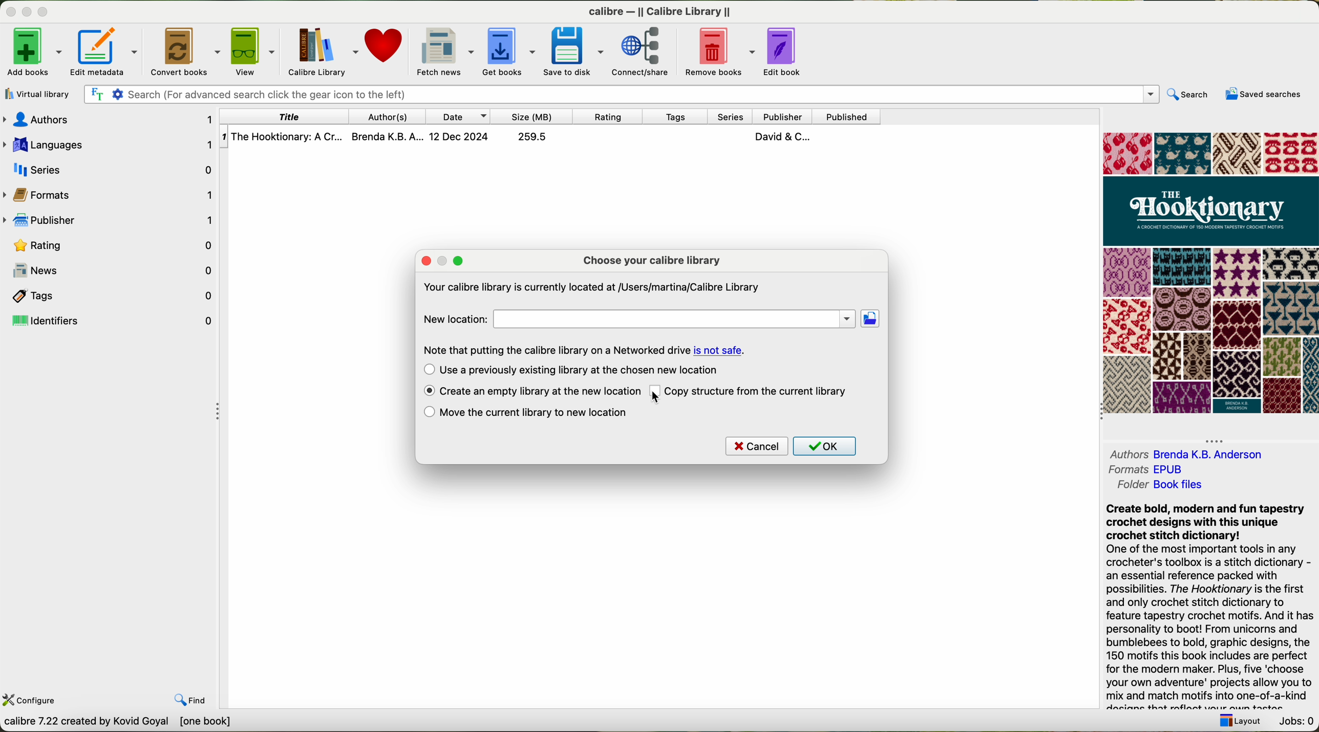  What do you see at coordinates (33, 700) in the screenshot?
I see `configure` at bounding box center [33, 700].